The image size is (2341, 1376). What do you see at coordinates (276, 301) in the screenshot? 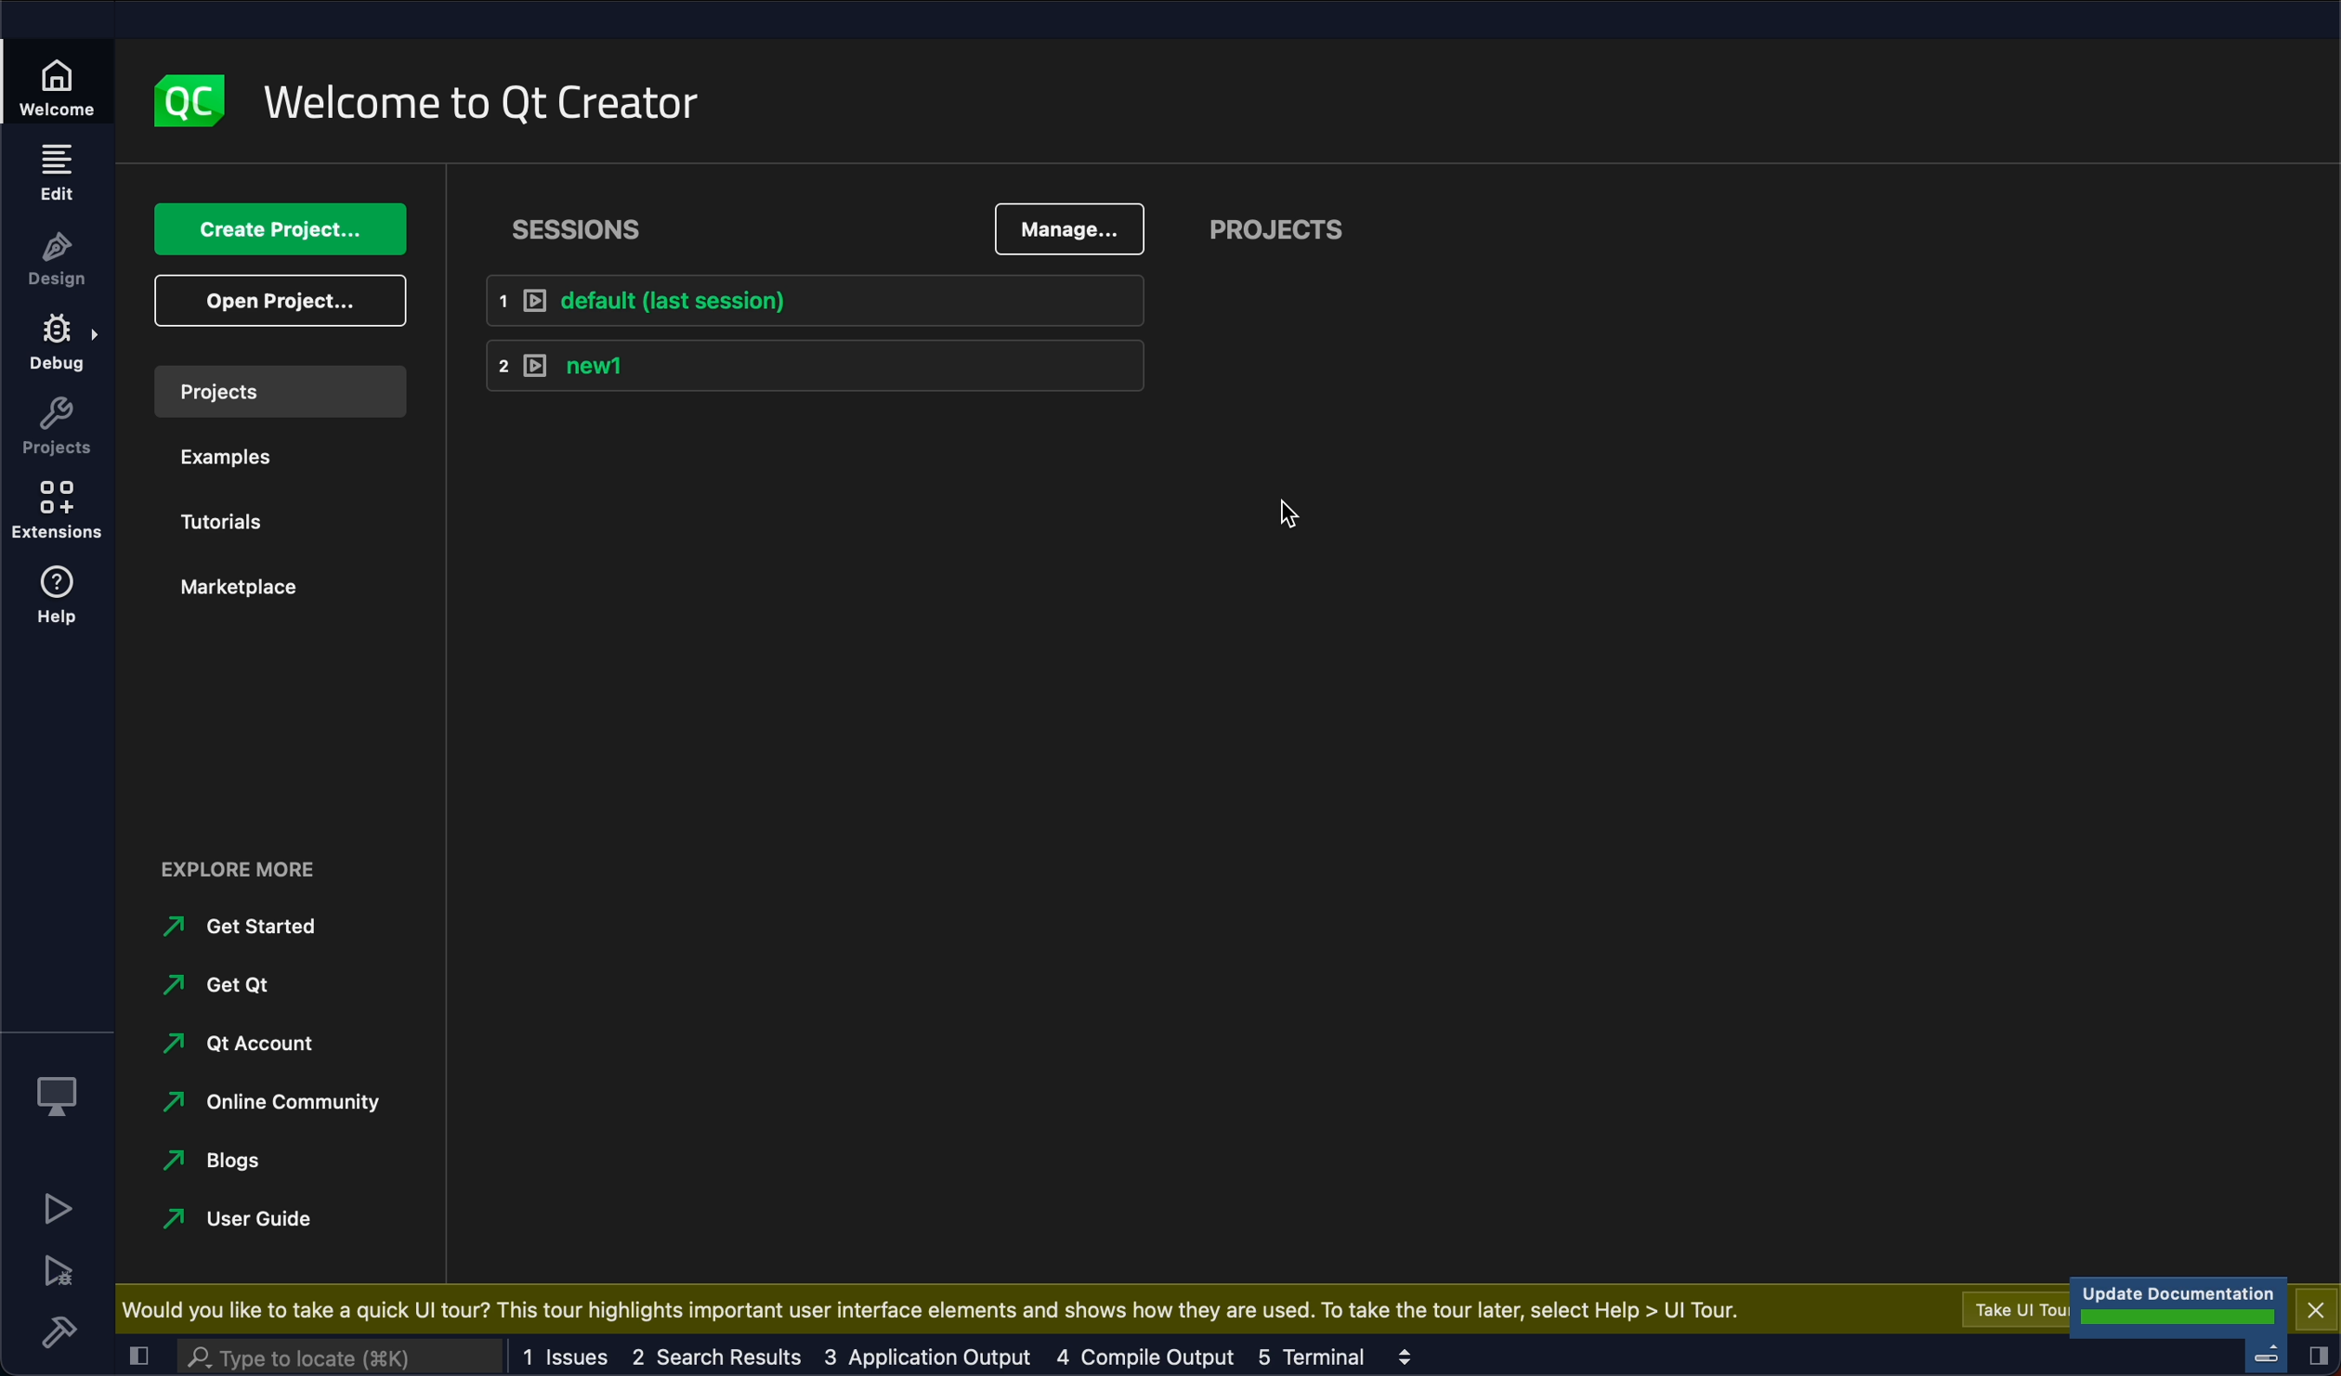
I see `open` at bounding box center [276, 301].